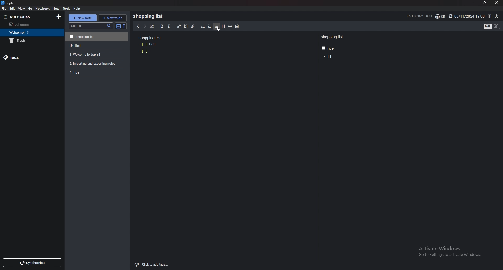 The width and height of the screenshot is (503, 270). Describe the element at coordinates (223, 26) in the screenshot. I see `heading` at that location.